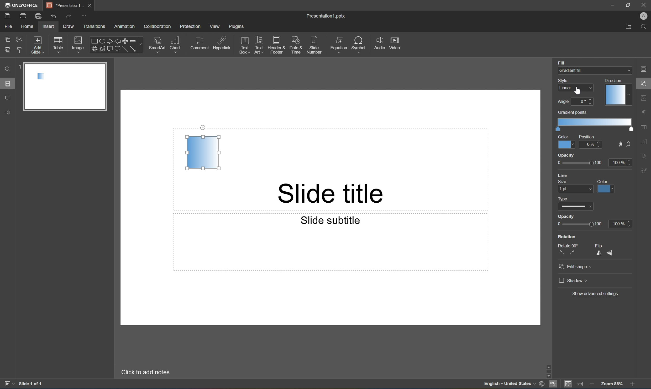  I want to click on Slide settings, so click(646, 69).